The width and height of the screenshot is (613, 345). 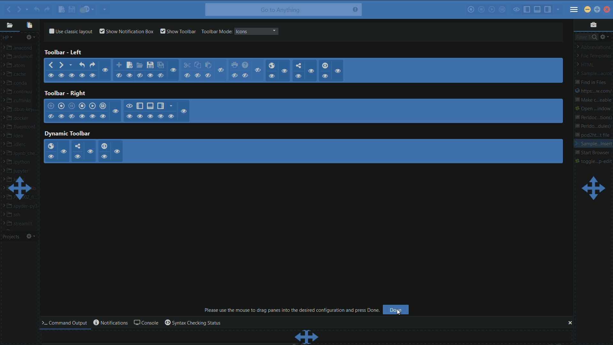 I want to click on toggle focus mode, so click(x=517, y=9).